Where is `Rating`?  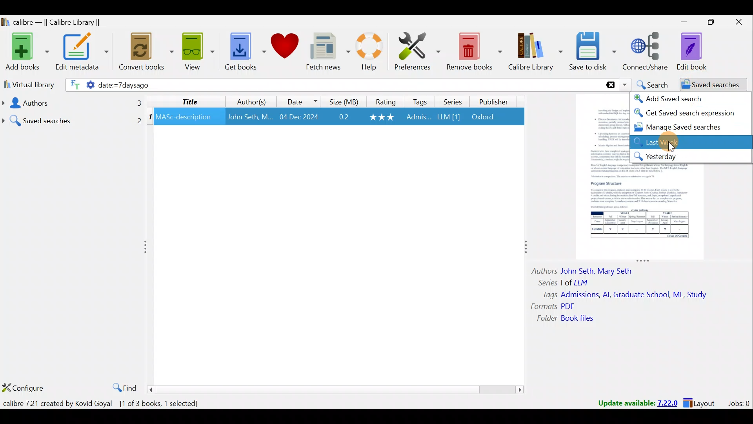
Rating is located at coordinates (384, 101).